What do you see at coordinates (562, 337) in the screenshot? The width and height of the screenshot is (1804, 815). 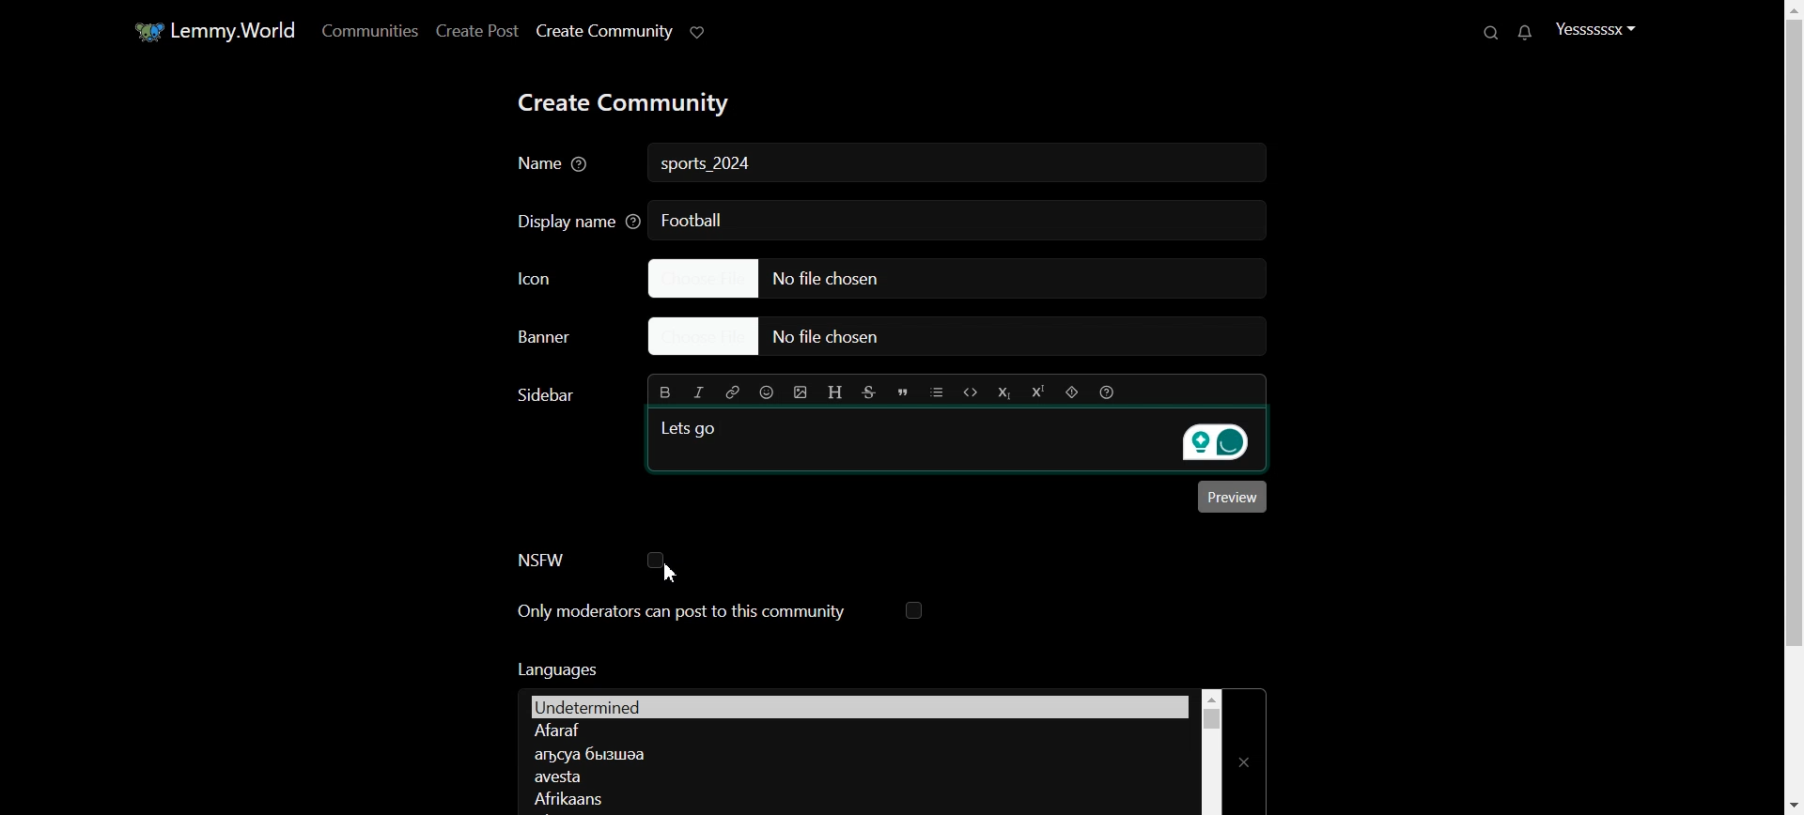 I see `Choose Banner` at bounding box center [562, 337].